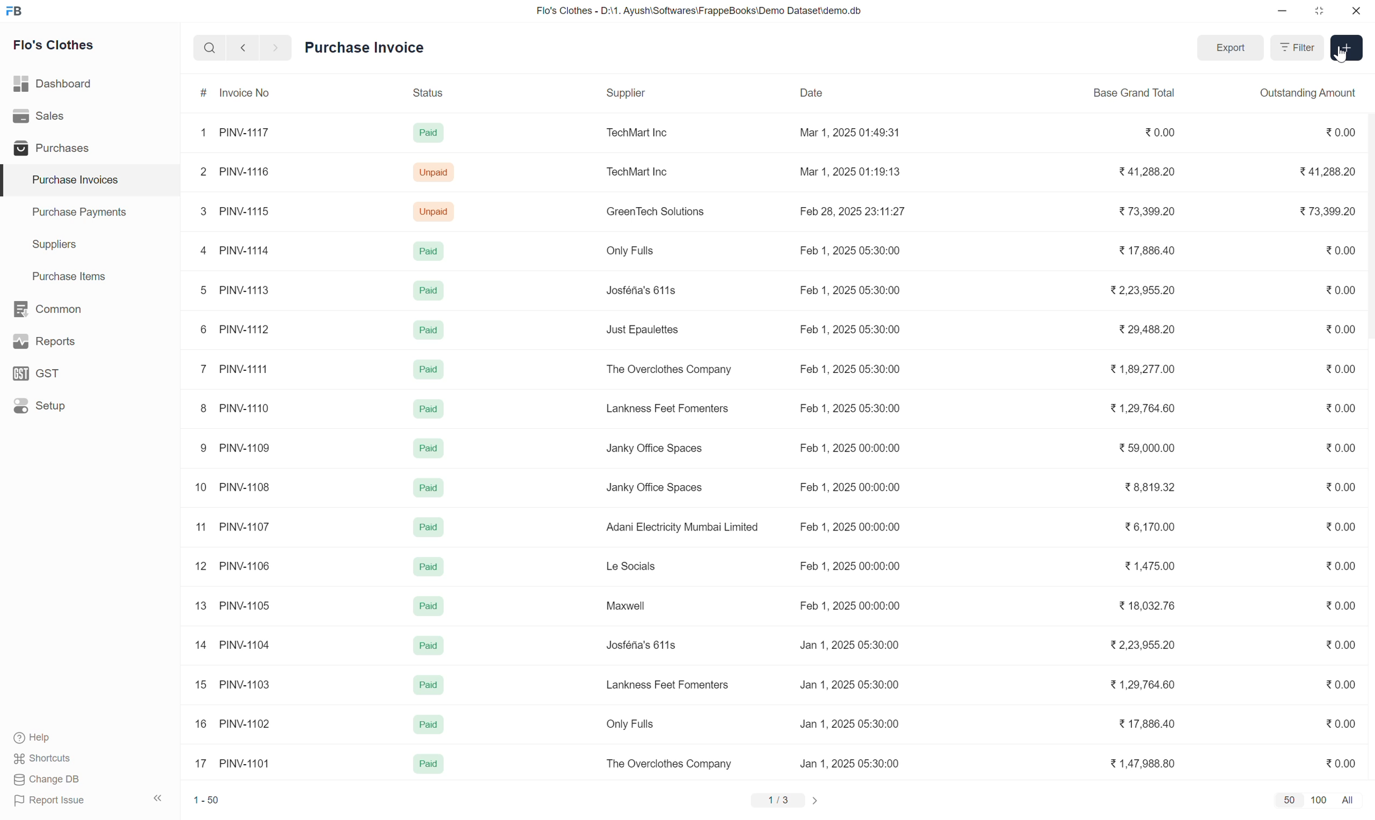 The width and height of the screenshot is (1375, 820). I want to click on 0.00, so click(1337, 132).